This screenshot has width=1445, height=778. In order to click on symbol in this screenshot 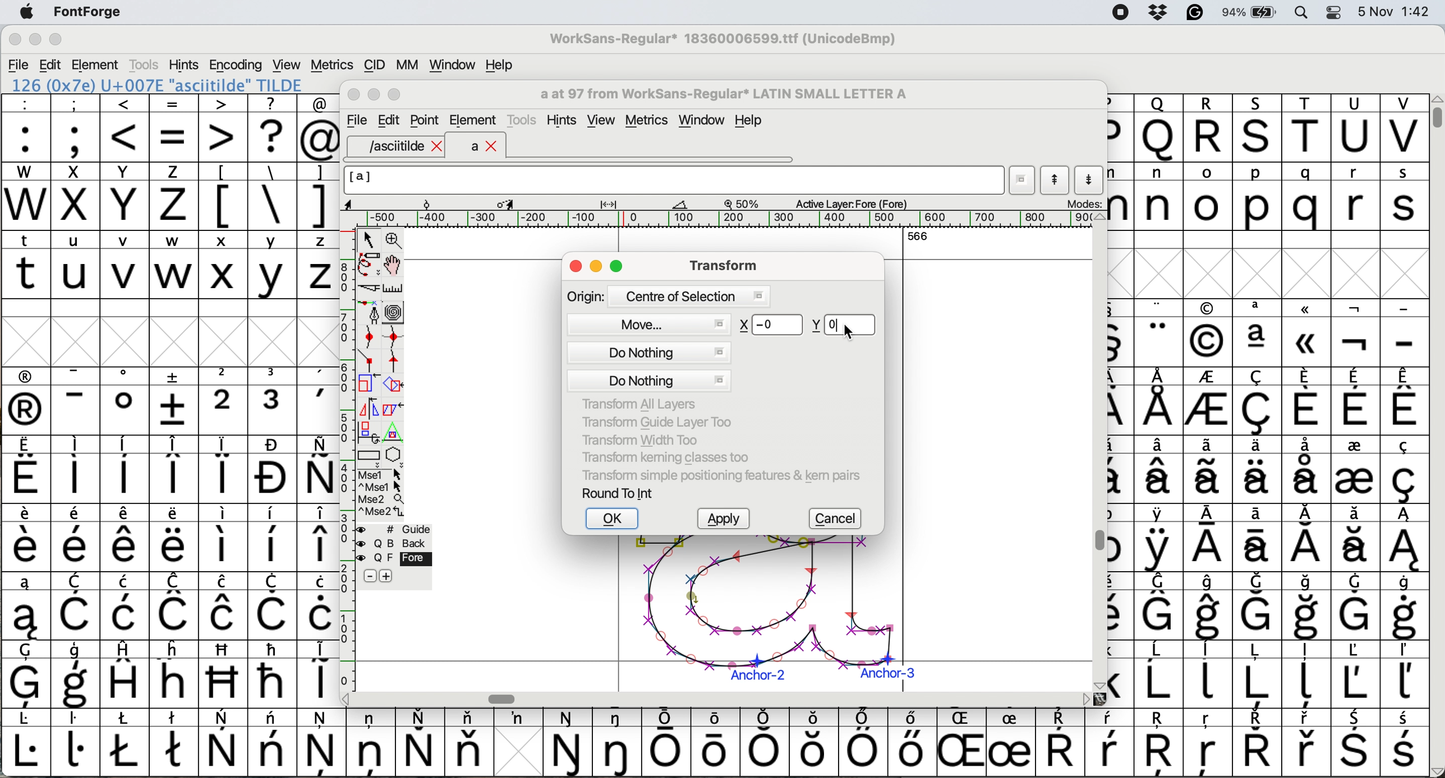, I will do `click(1159, 334)`.